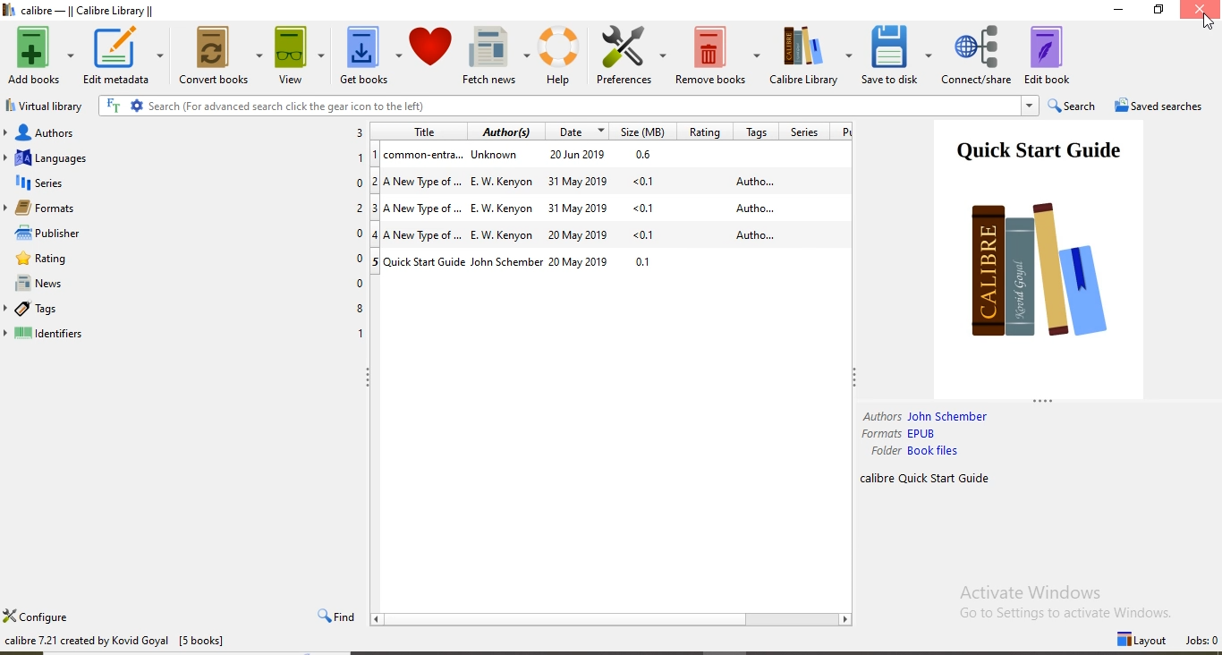 Image resolution: width=1222 pixels, height=655 pixels. What do you see at coordinates (369, 55) in the screenshot?
I see `Get books` at bounding box center [369, 55].